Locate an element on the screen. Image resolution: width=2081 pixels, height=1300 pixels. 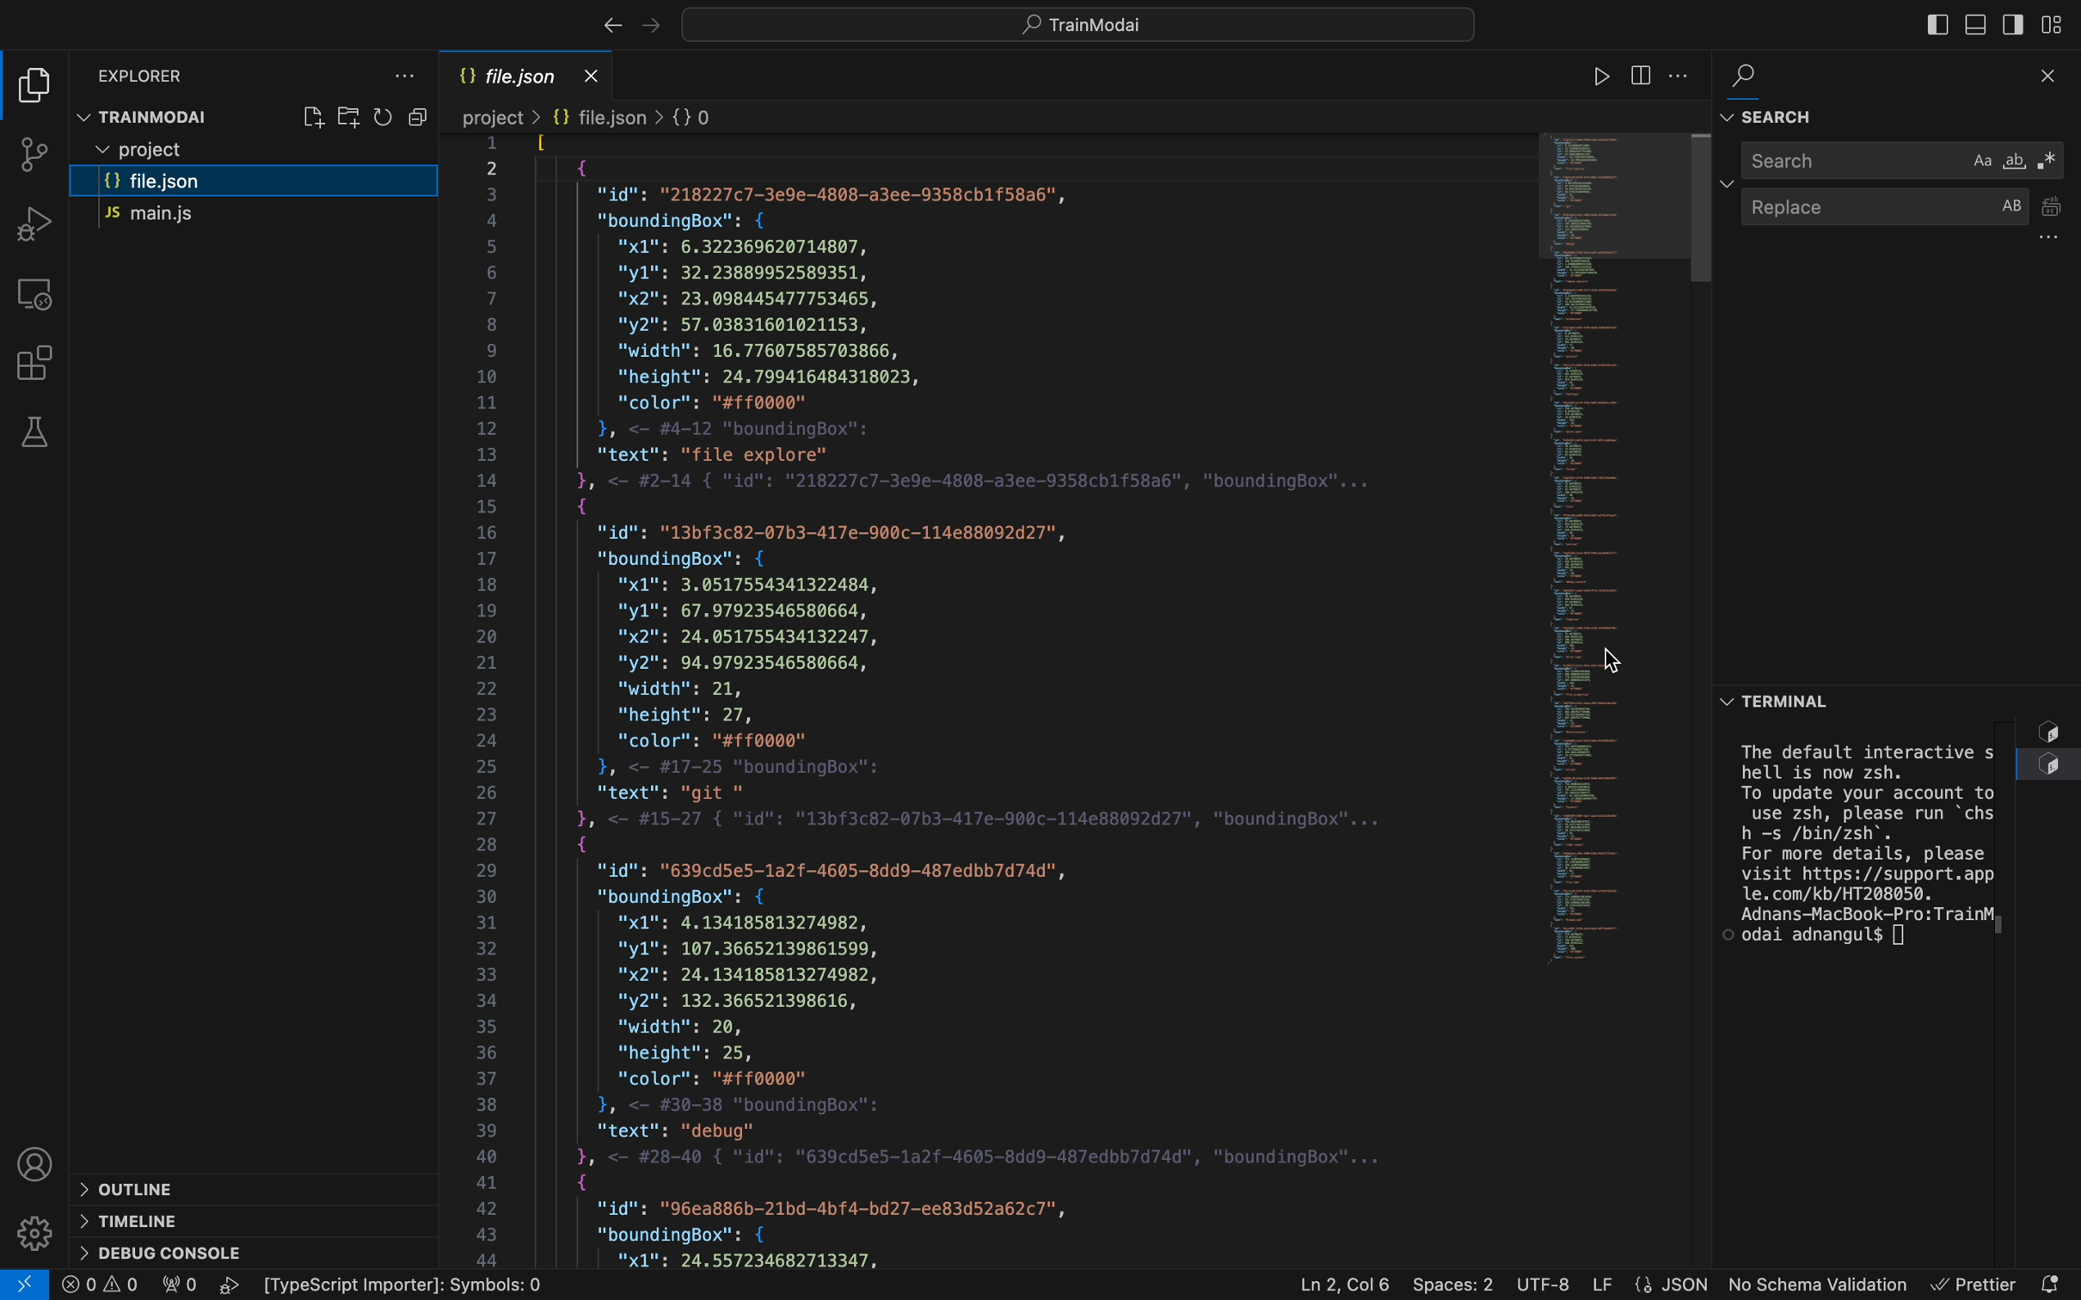
code runner is located at coordinates (1618, 71).